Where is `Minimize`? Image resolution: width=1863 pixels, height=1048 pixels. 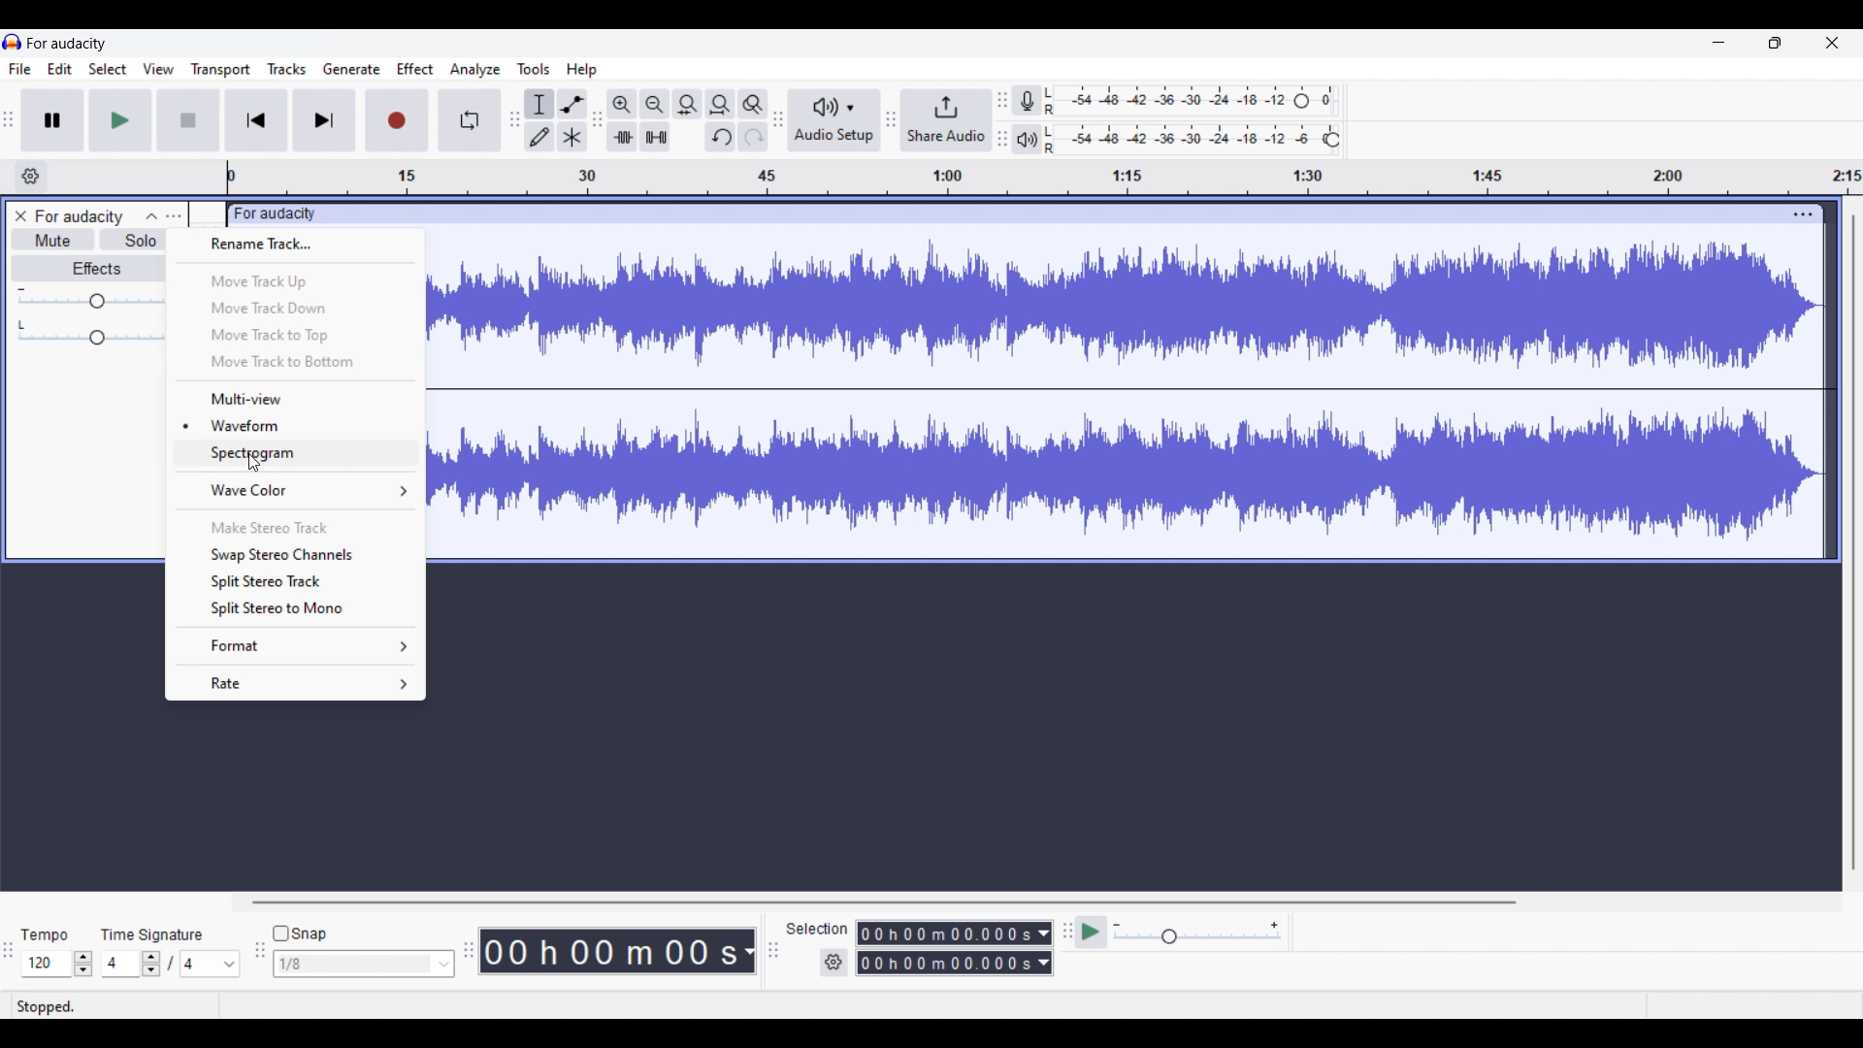
Minimize is located at coordinates (1719, 43).